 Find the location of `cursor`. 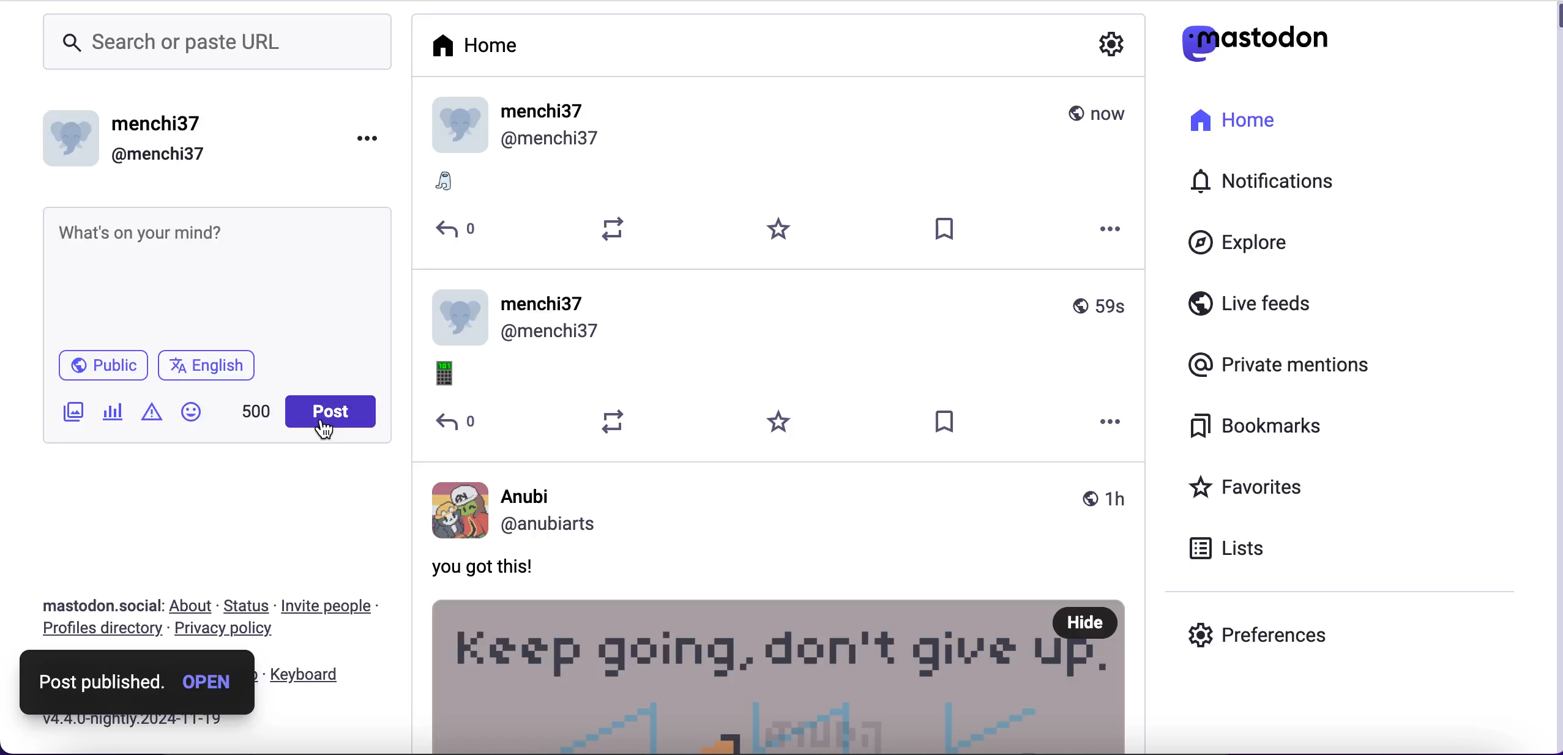

cursor is located at coordinates (324, 431).